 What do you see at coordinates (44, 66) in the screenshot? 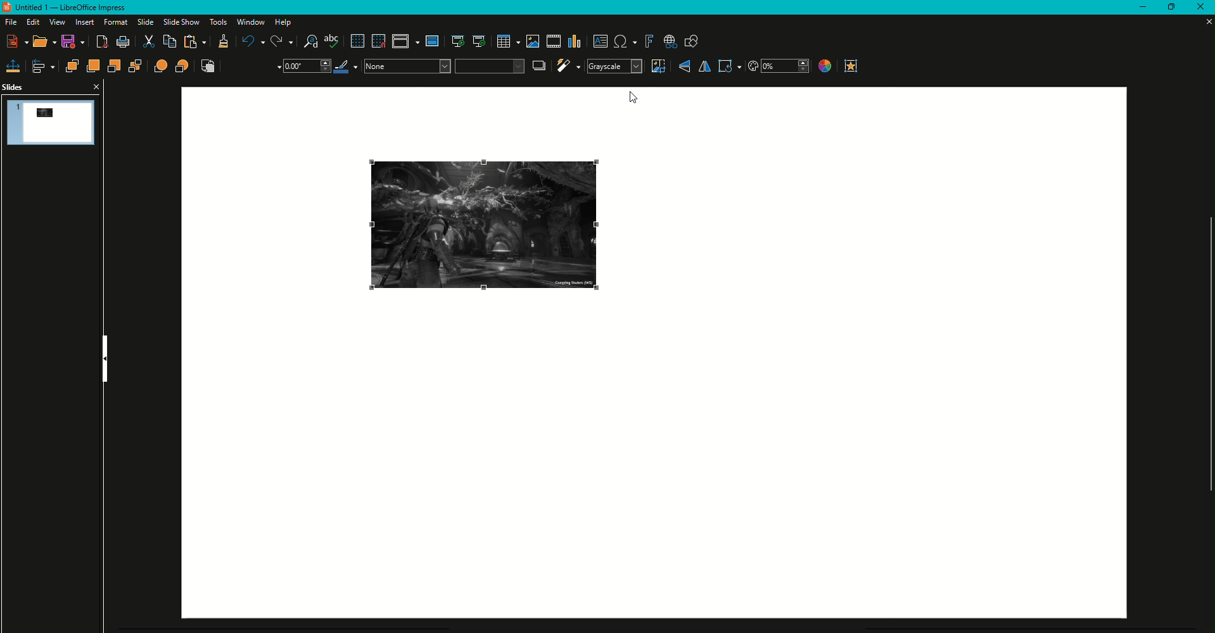
I see `Align Objects` at bounding box center [44, 66].